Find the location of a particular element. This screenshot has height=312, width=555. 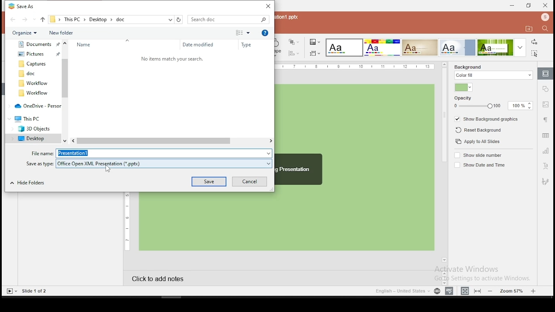

Captures is located at coordinates (34, 63).